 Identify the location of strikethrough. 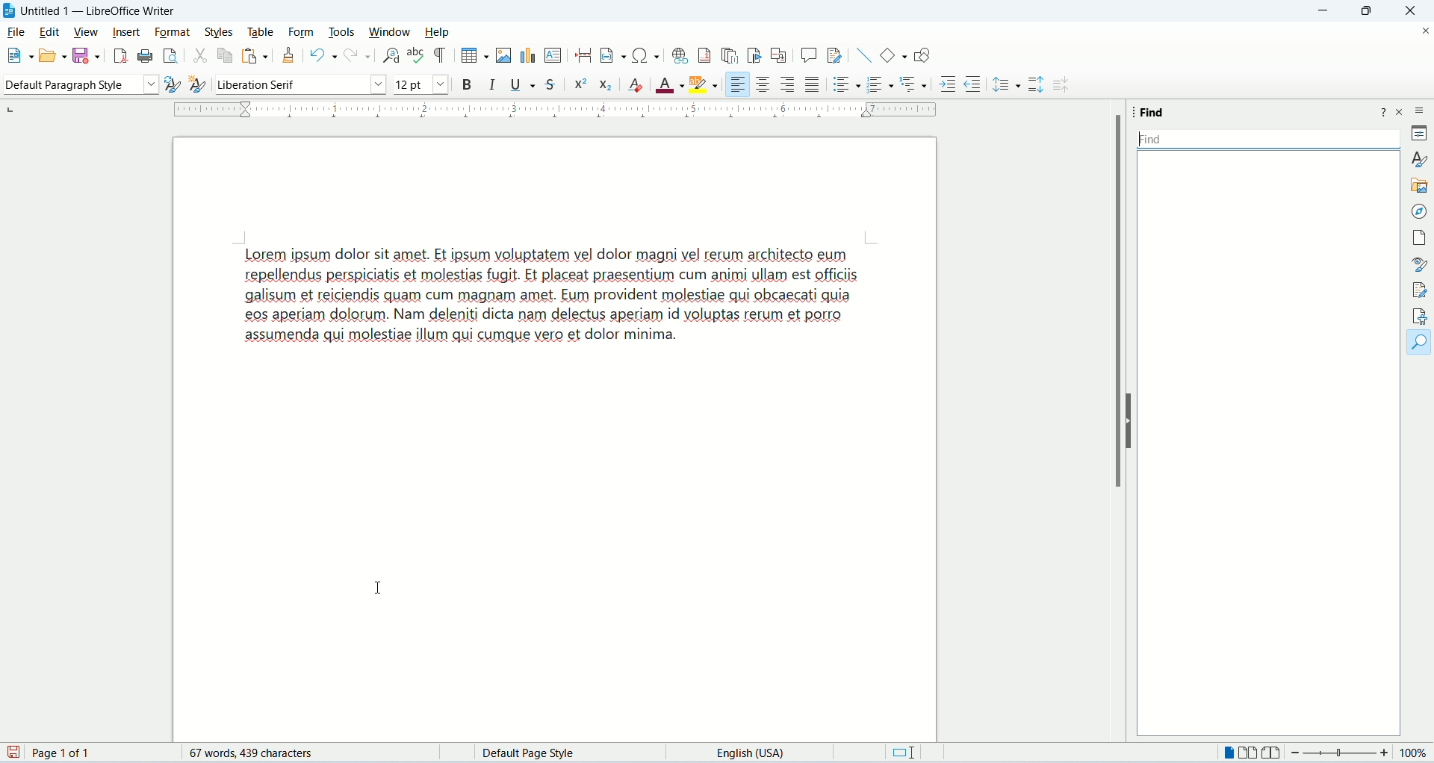
(551, 84).